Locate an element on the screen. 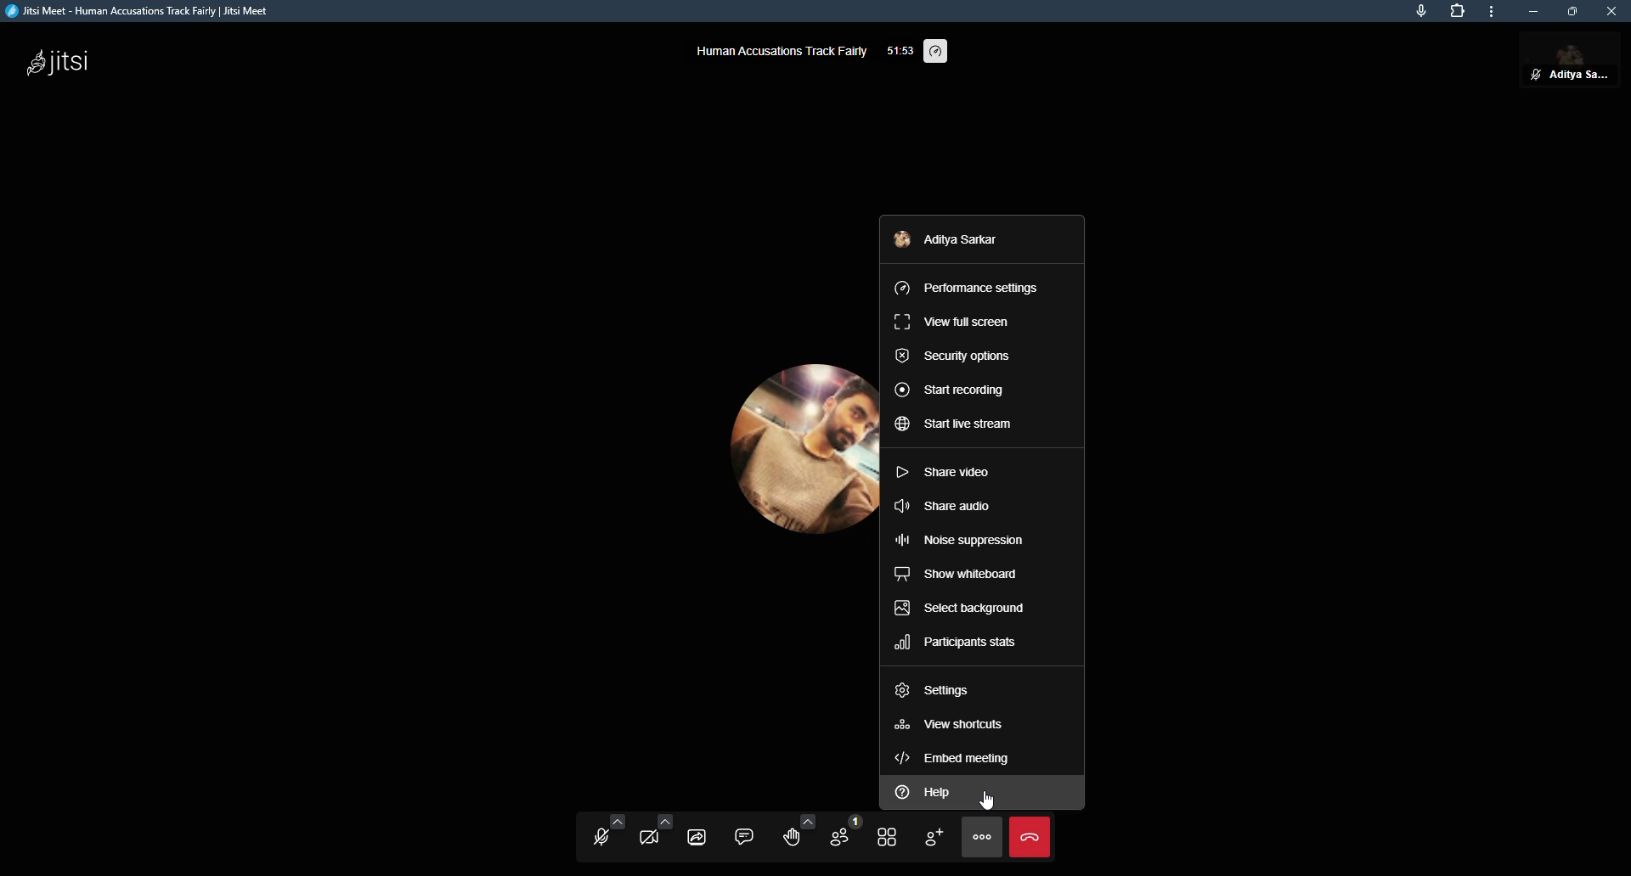 This screenshot has width=1631, height=876. embed meeting is located at coordinates (954, 758).